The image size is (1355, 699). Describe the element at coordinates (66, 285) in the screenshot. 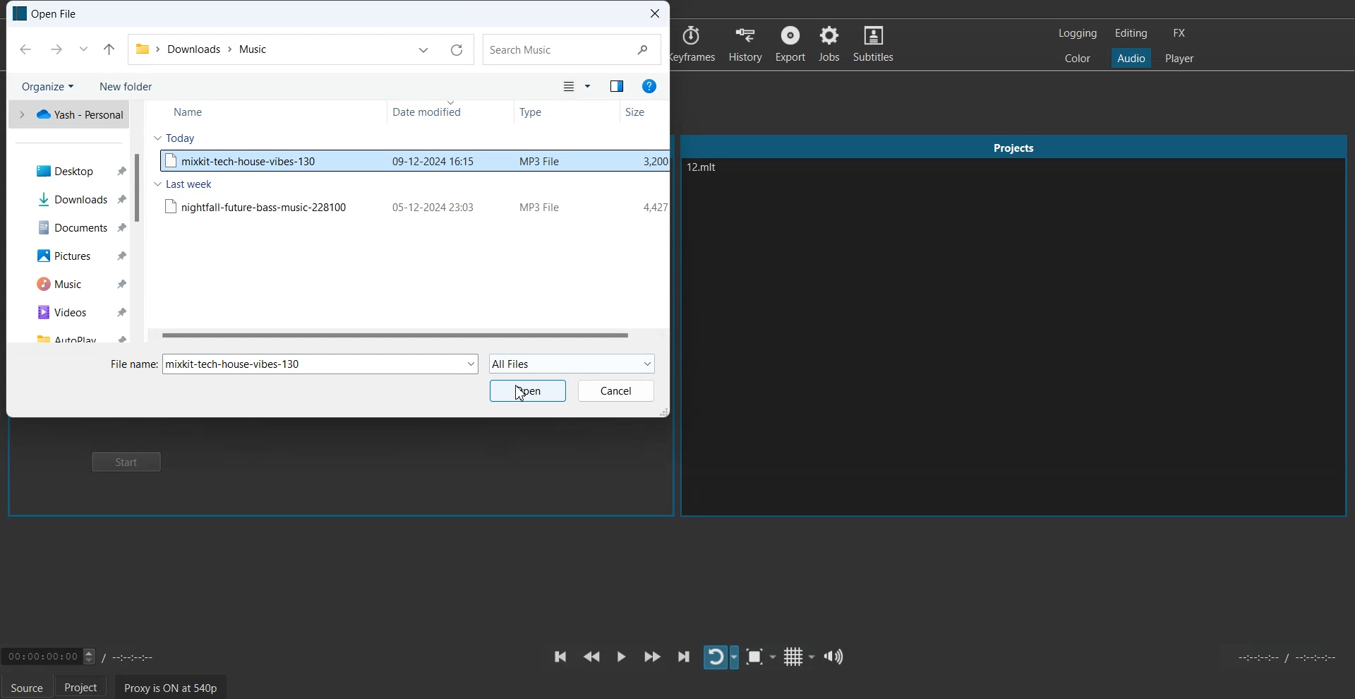

I see `Music` at that location.